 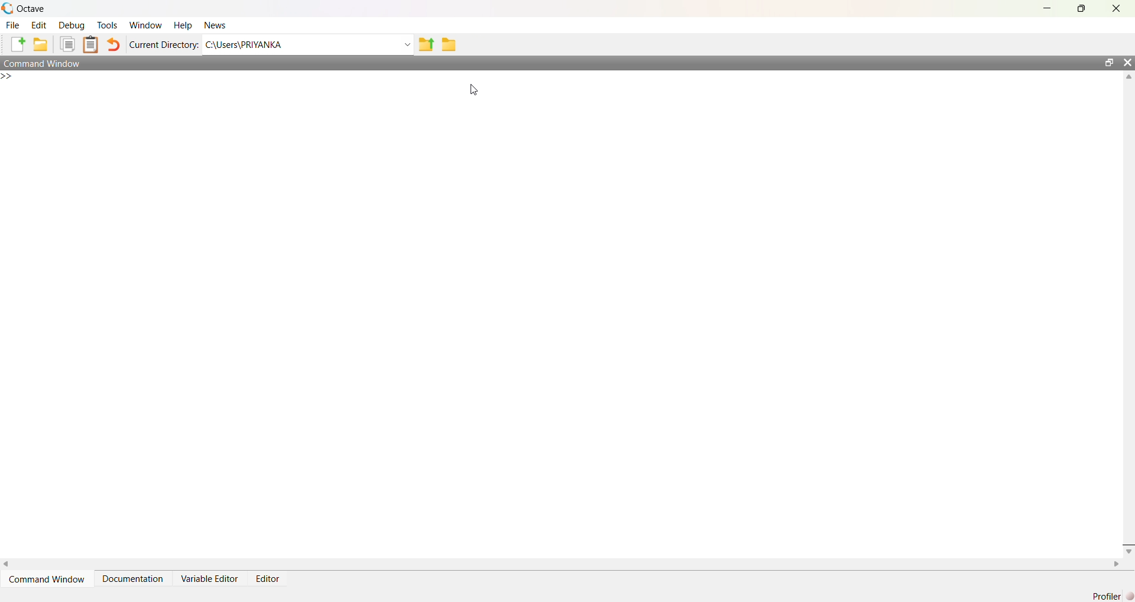 I want to click on Maximize, so click(x=1081, y=10).